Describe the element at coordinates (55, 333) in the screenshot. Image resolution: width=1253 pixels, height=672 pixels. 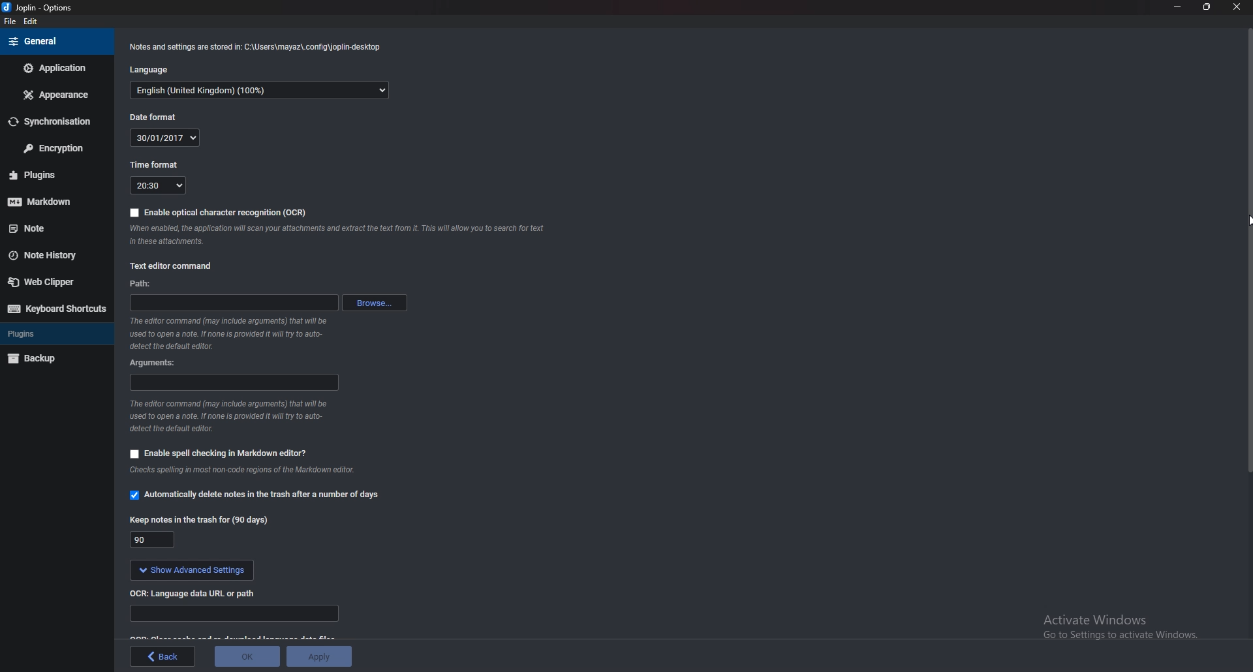
I see `Plugins` at that location.